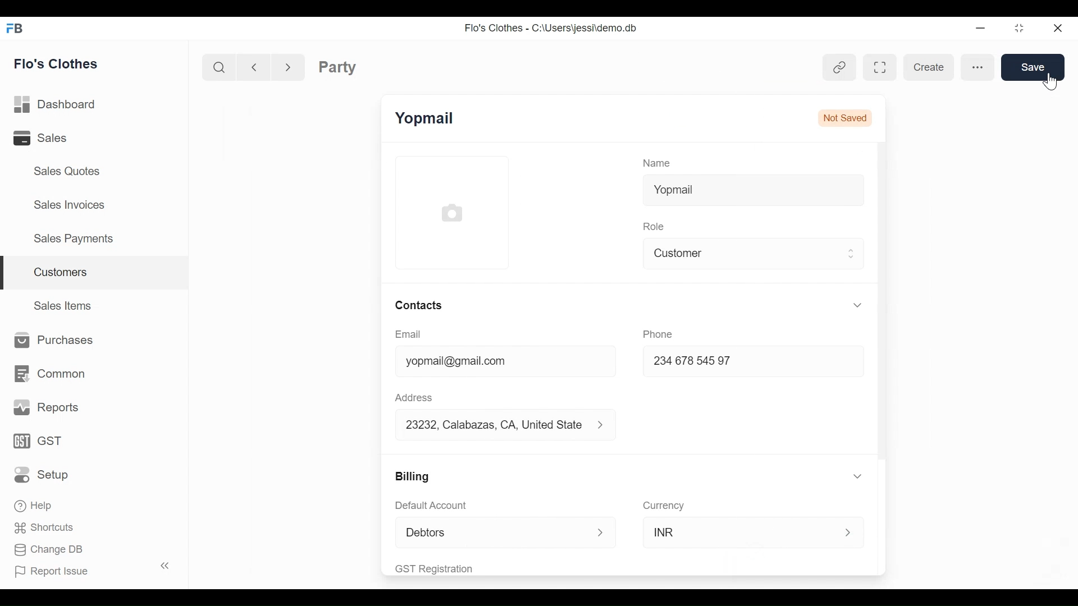 The width and height of the screenshot is (1078, 606). I want to click on Frappe Books Desktop Icon, so click(13, 29).